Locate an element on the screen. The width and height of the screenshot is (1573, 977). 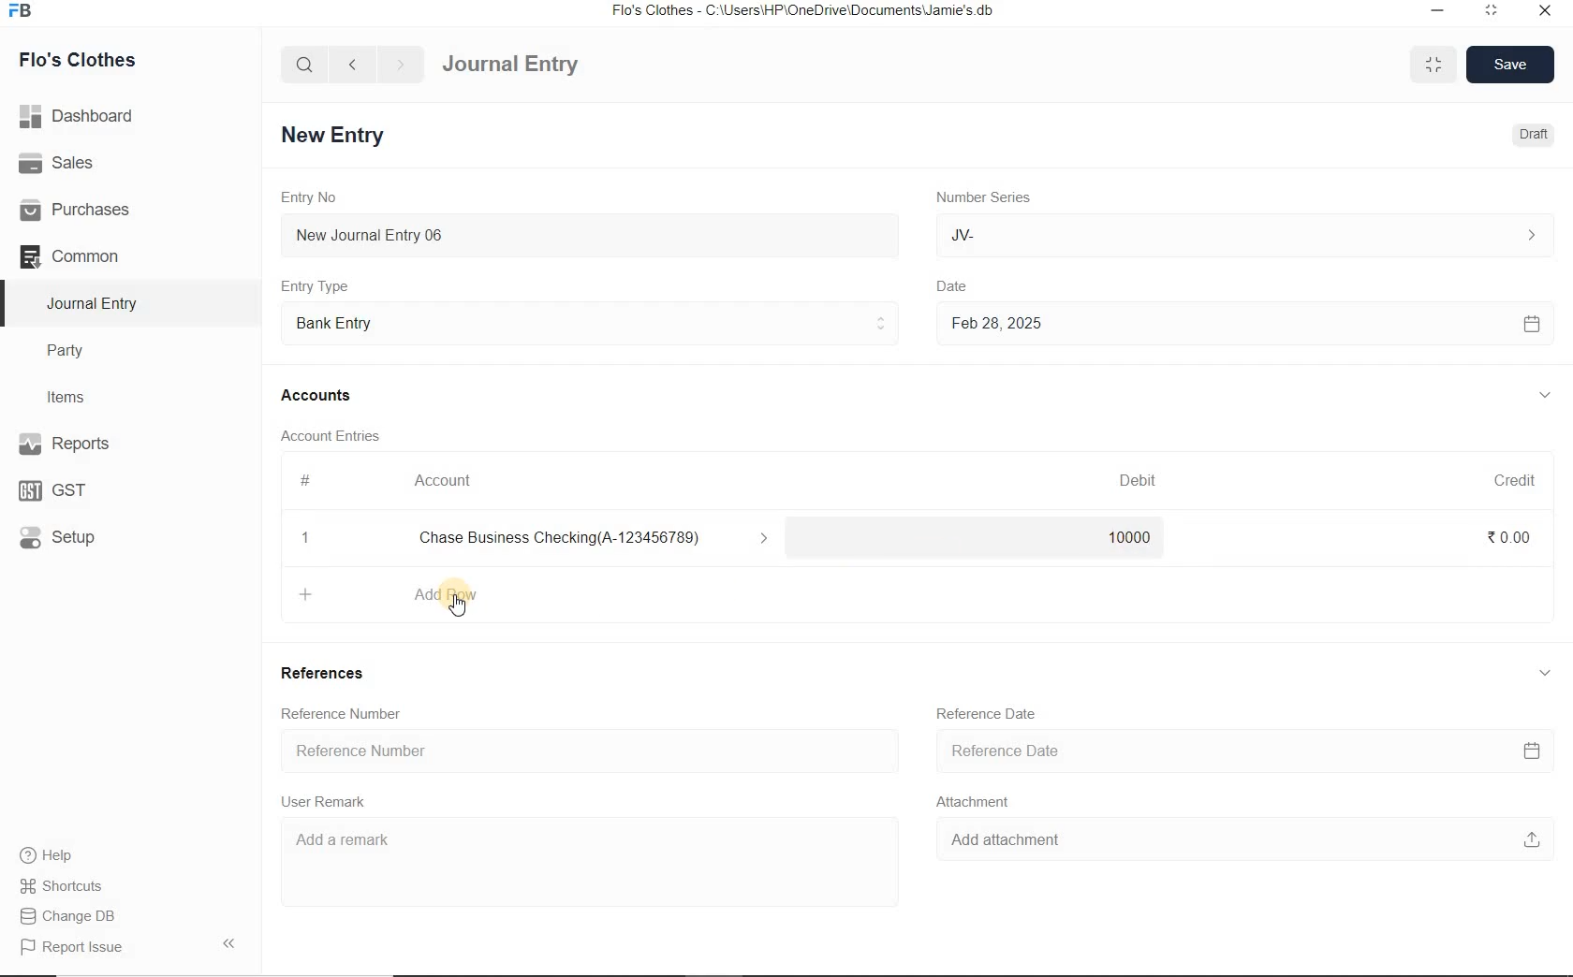
Flo's Clothes is located at coordinates (92, 60).